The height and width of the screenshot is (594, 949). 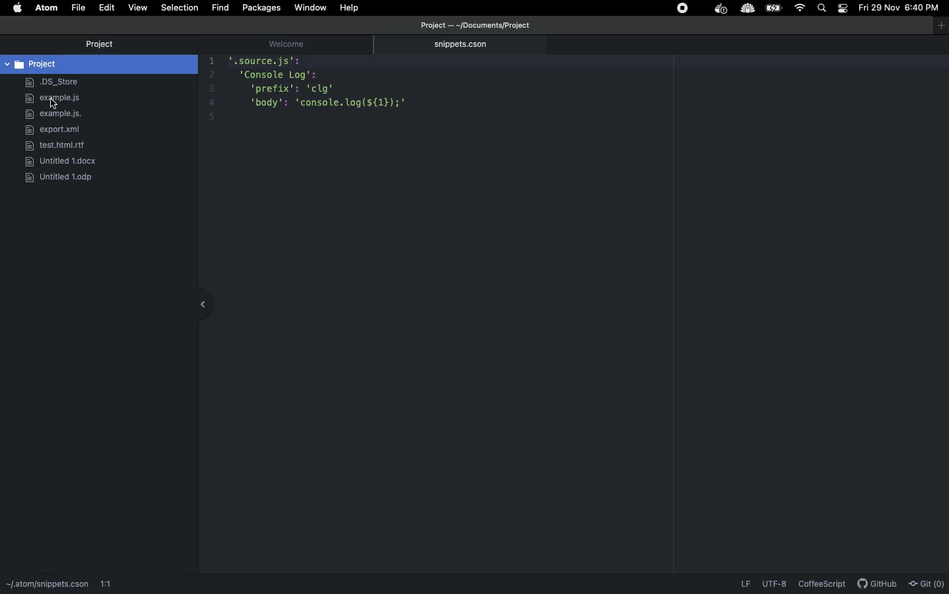 I want to click on Edit, so click(x=107, y=7).